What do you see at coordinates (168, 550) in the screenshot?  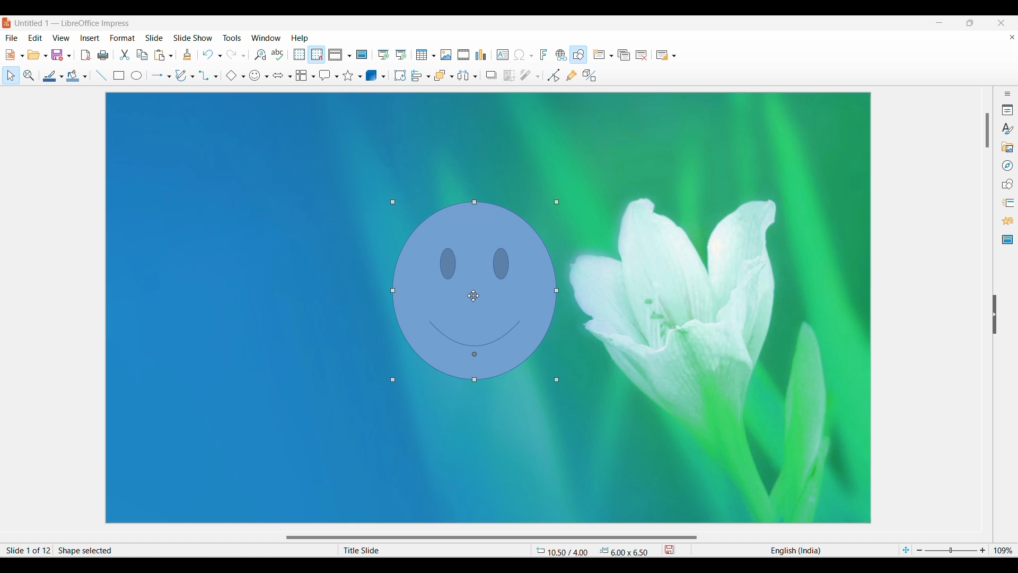 I see `Shape selected` at bounding box center [168, 550].